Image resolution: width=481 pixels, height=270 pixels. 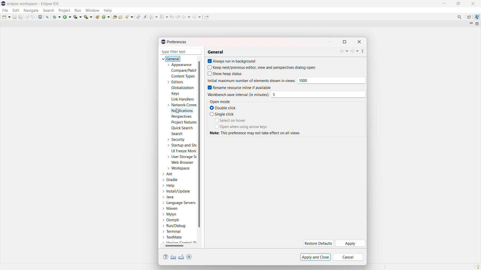 What do you see at coordinates (64, 10) in the screenshot?
I see `project` at bounding box center [64, 10].